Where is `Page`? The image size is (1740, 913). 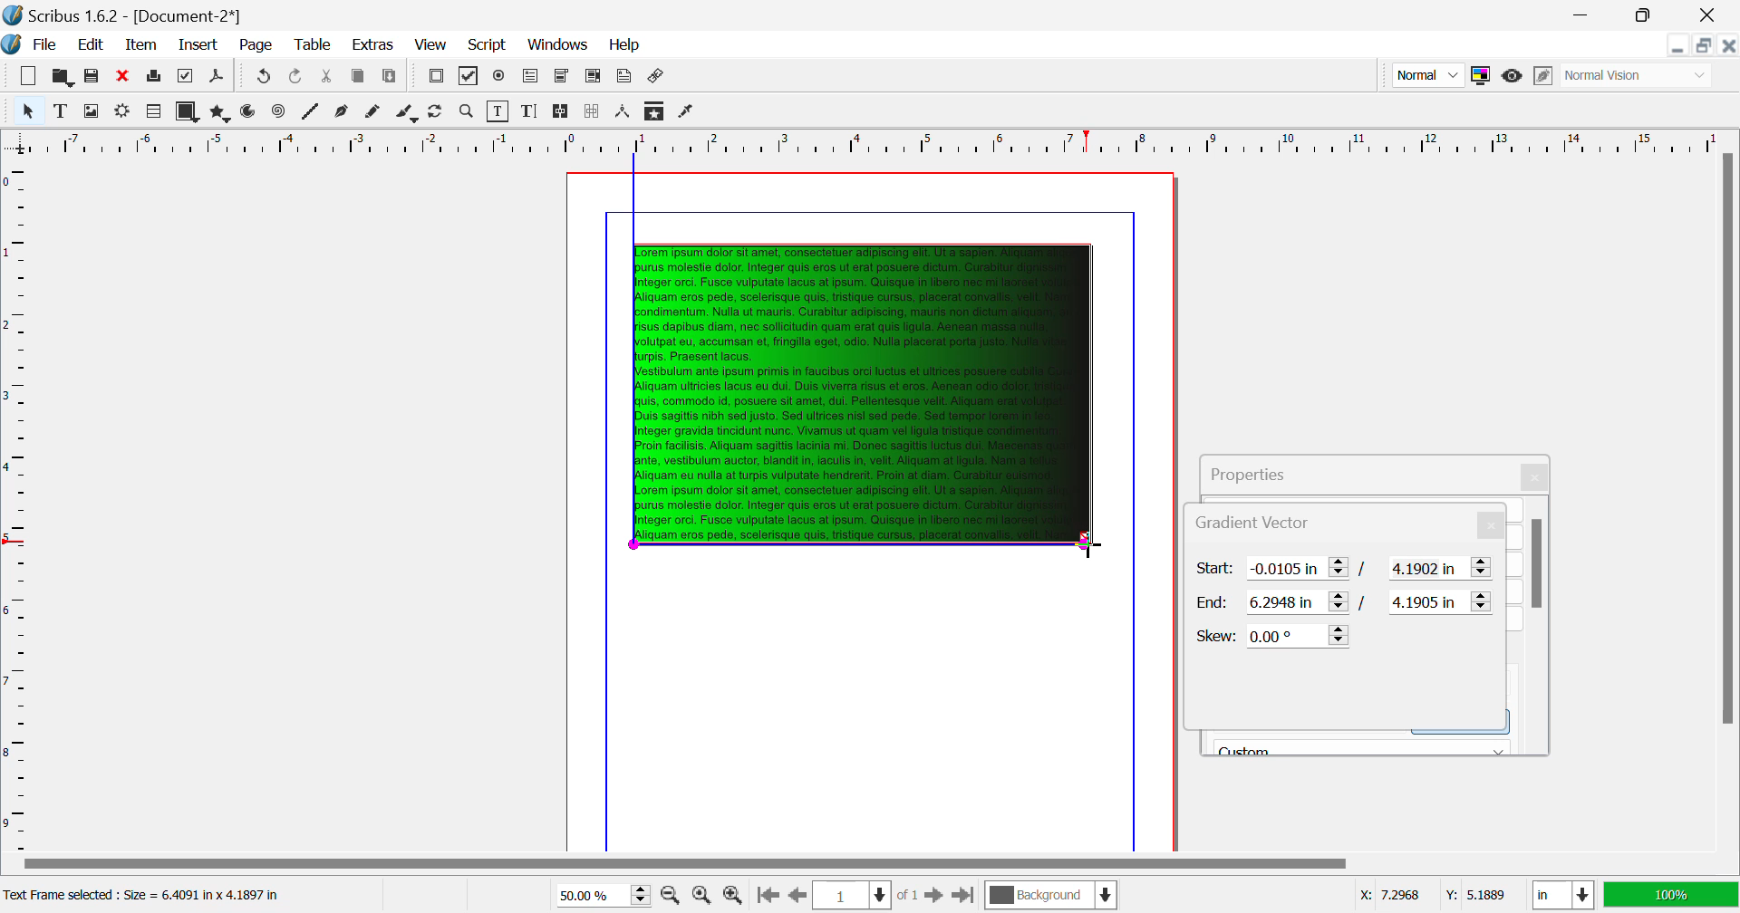
Page is located at coordinates (255, 46).